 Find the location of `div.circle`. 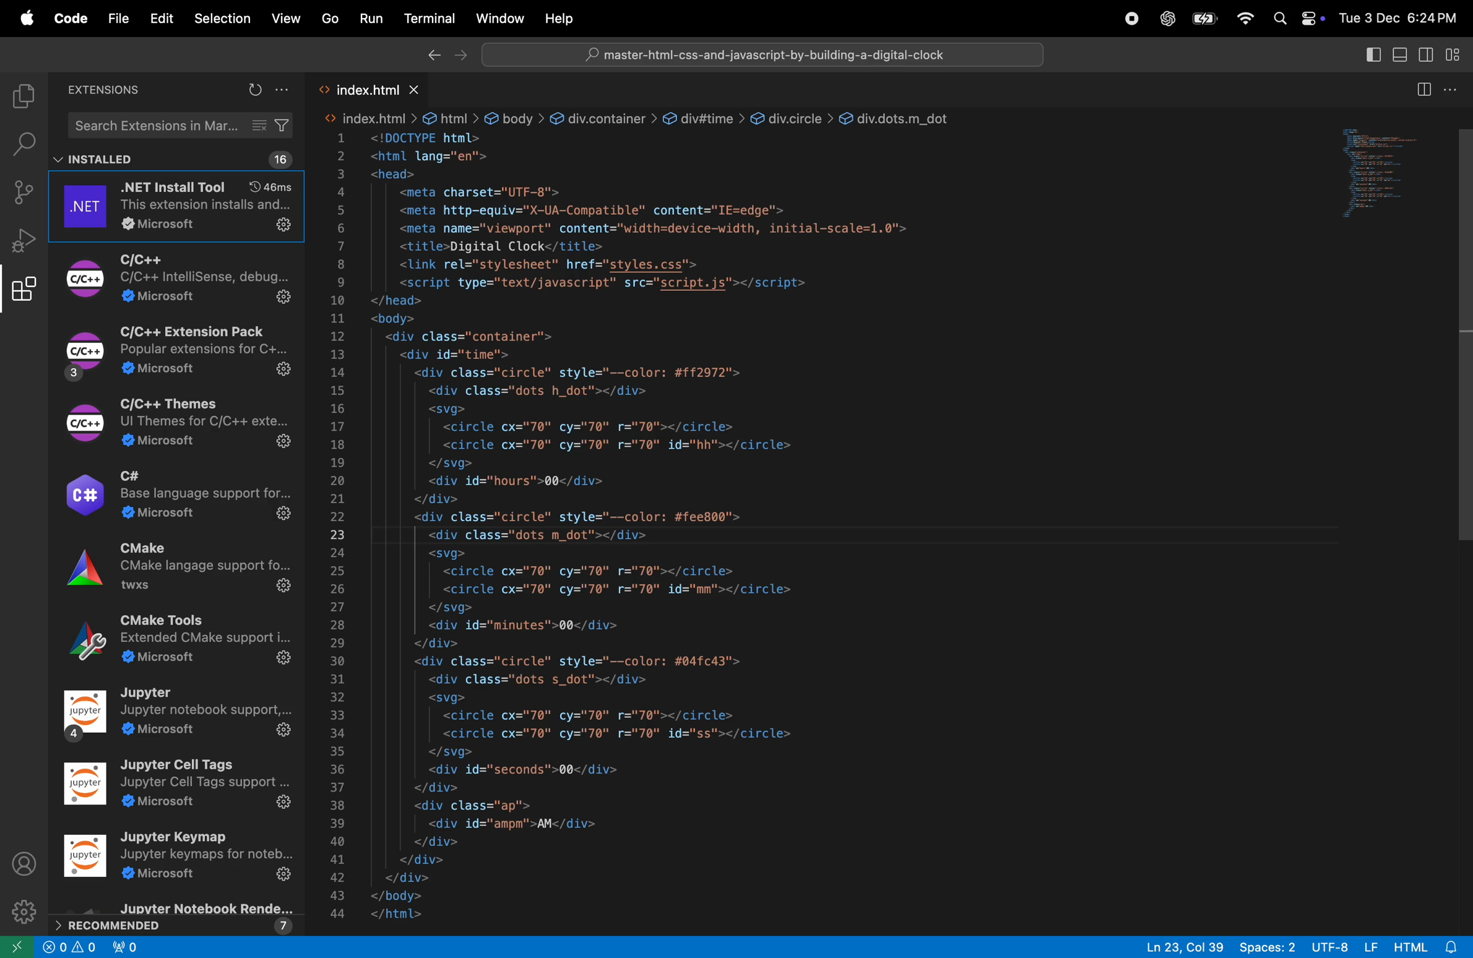

div.circle is located at coordinates (782, 116).